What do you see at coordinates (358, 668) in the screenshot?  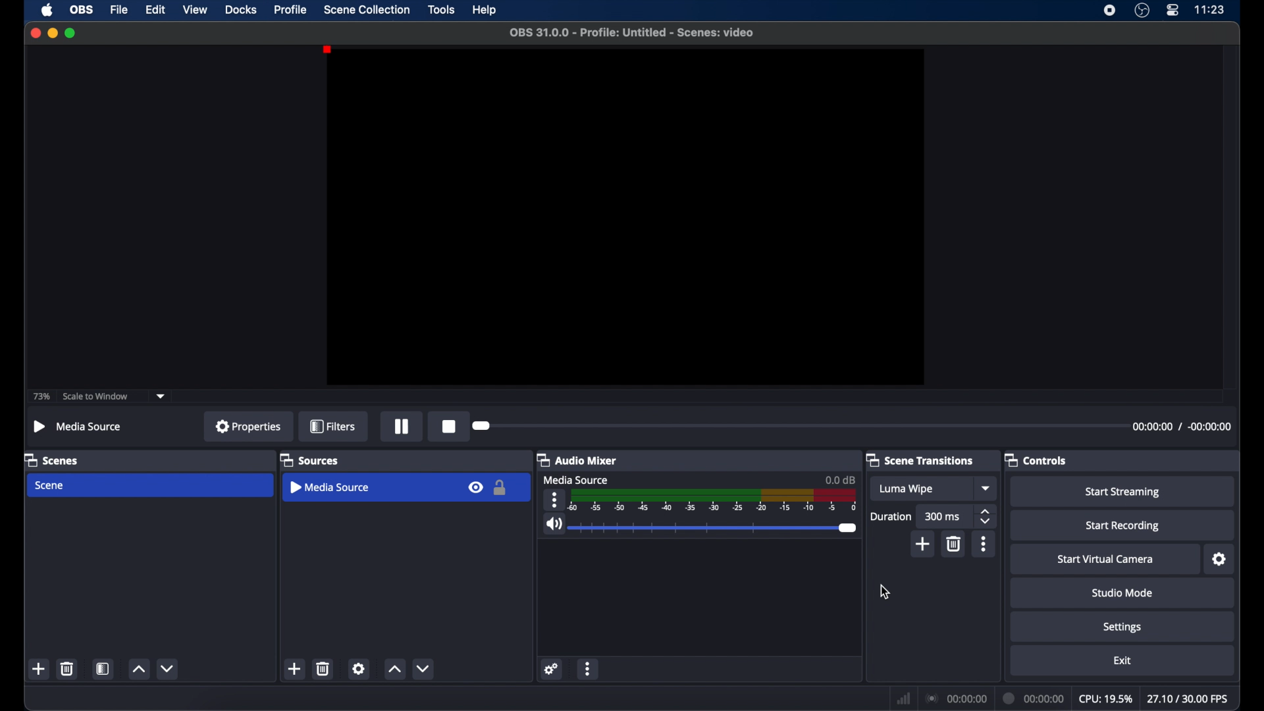 I see `settings` at bounding box center [358, 668].